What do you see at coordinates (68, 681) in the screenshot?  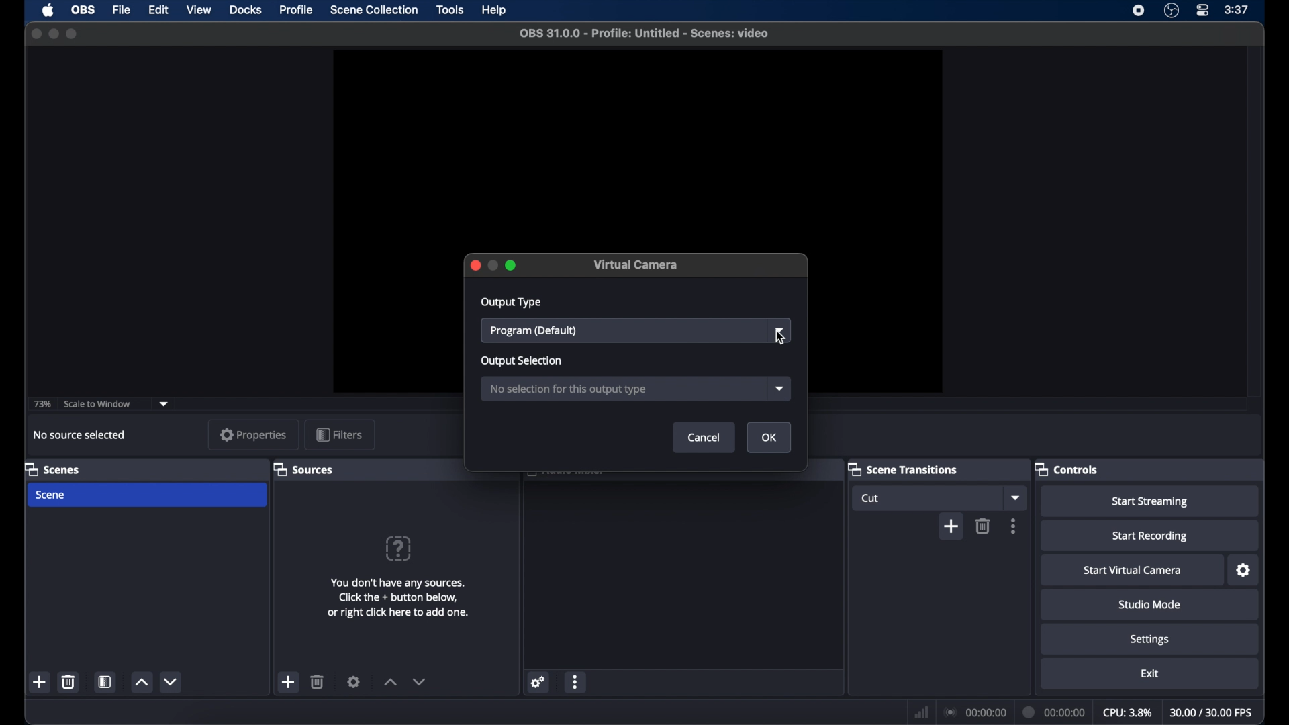 I see `delete` at bounding box center [68, 681].